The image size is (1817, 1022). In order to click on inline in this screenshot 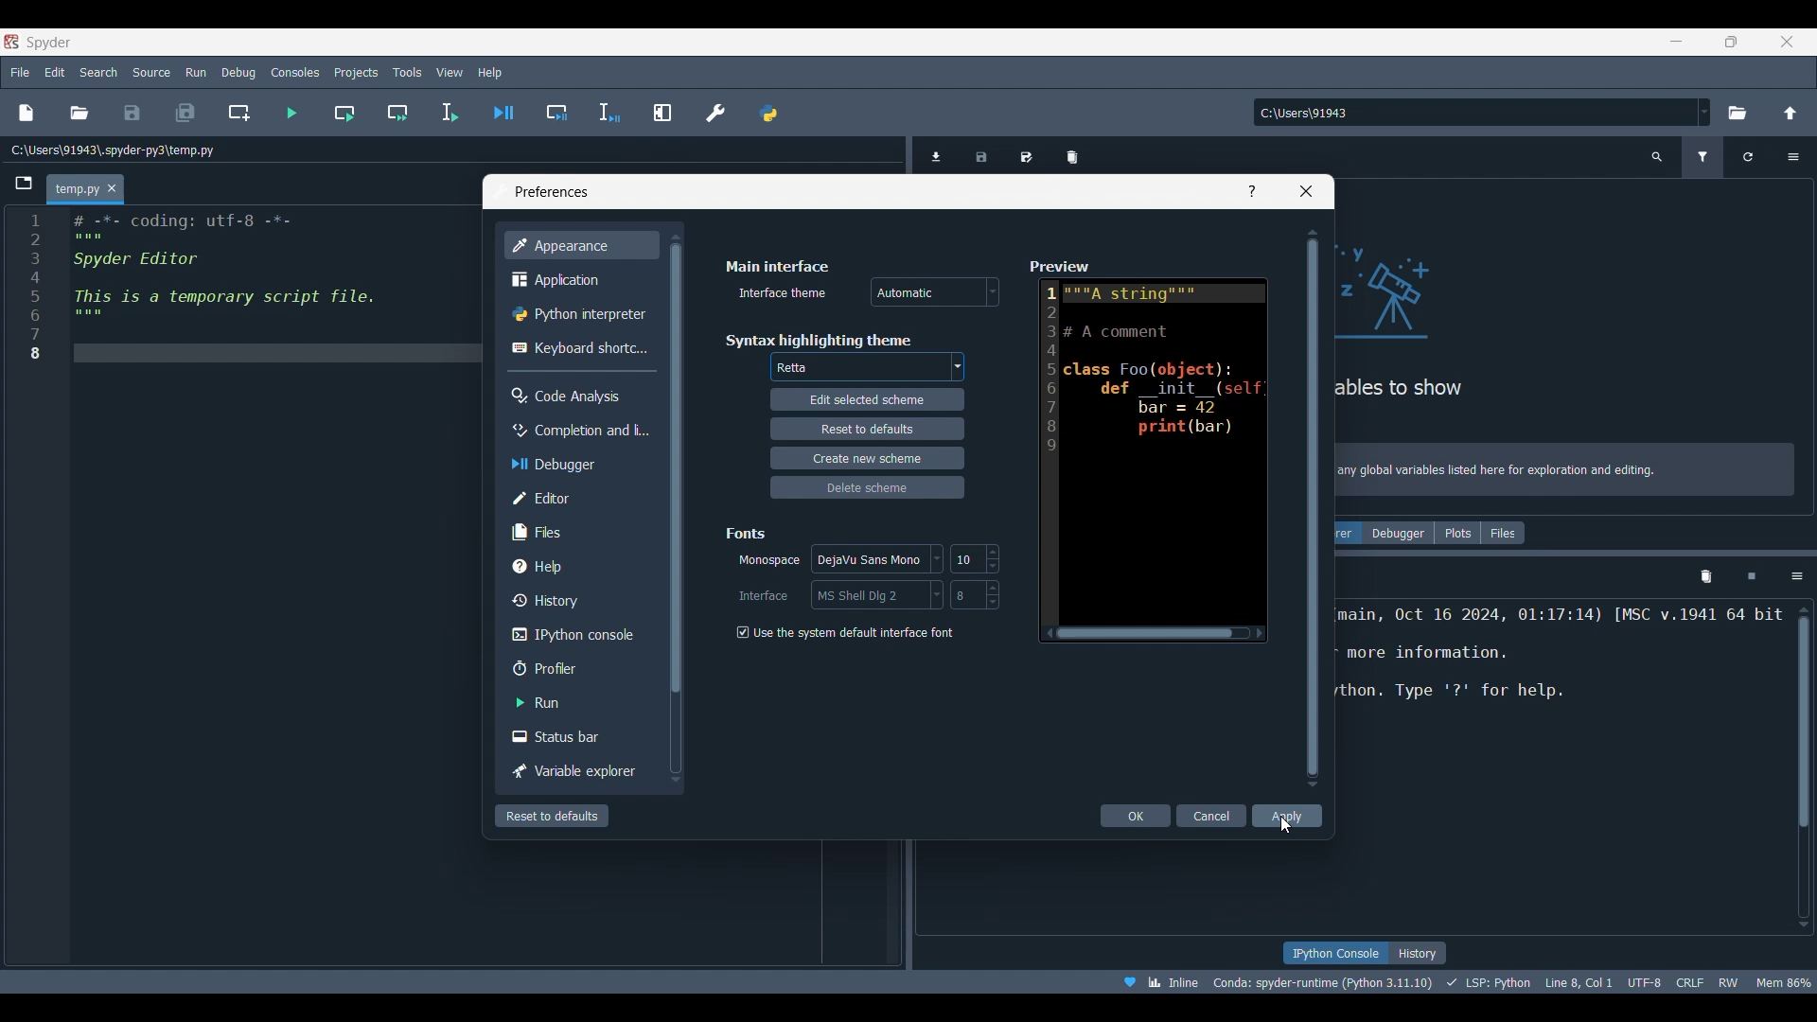, I will do `click(1155, 980)`.